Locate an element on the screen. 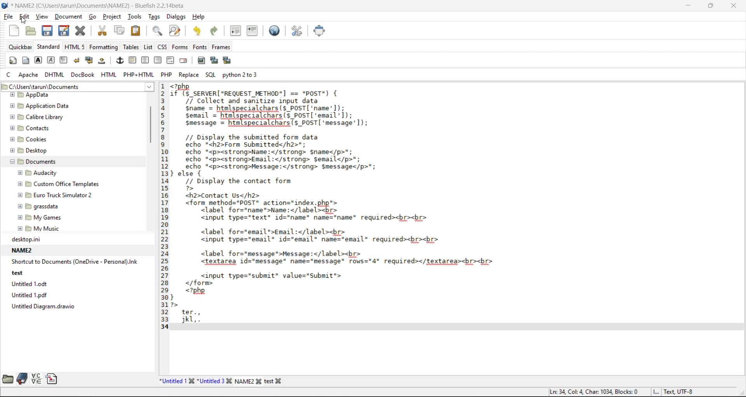  My Music is located at coordinates (40, 228).